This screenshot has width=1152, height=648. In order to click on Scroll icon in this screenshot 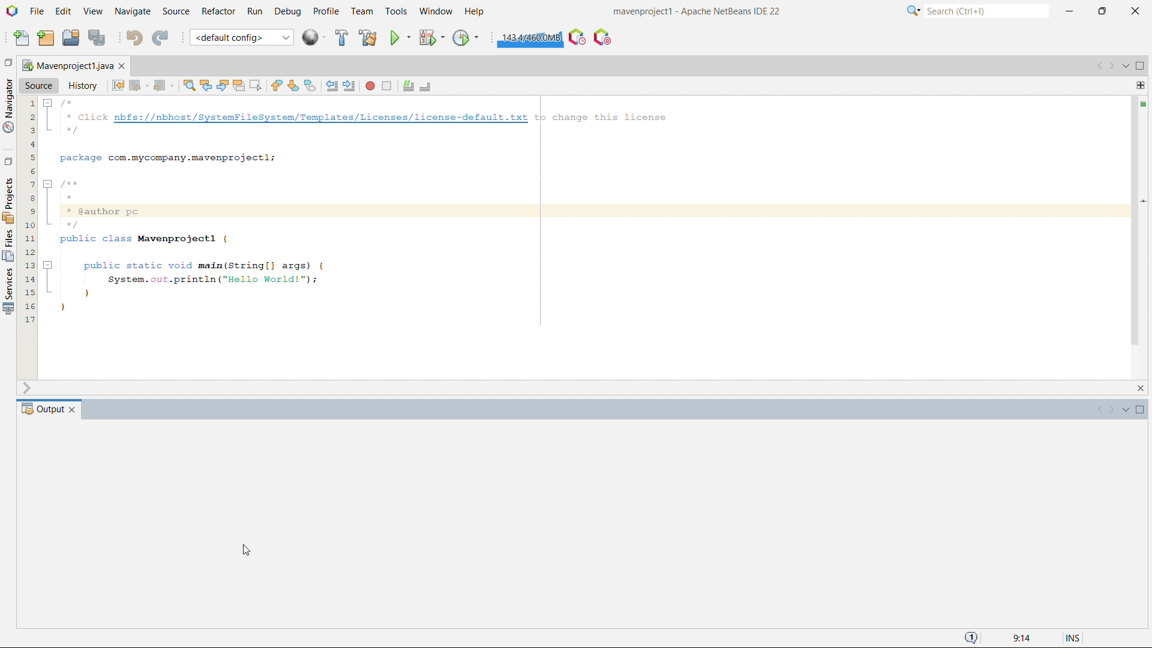, I will do `click(31, 386)`.